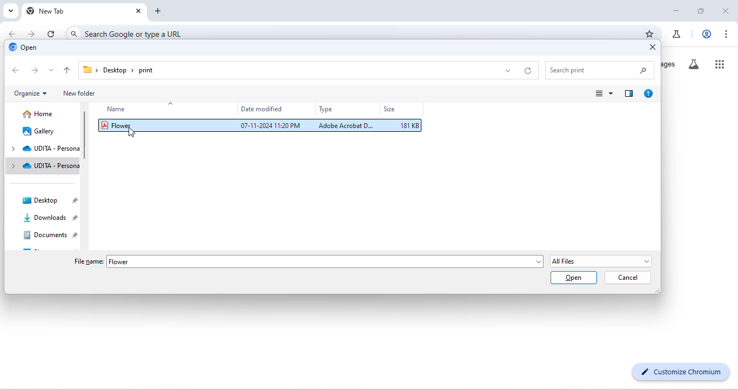 This screenshot has height=390, width=738. Describe the element at coordinates (509, 71) in the screenshot. I see `drop down` at that location.